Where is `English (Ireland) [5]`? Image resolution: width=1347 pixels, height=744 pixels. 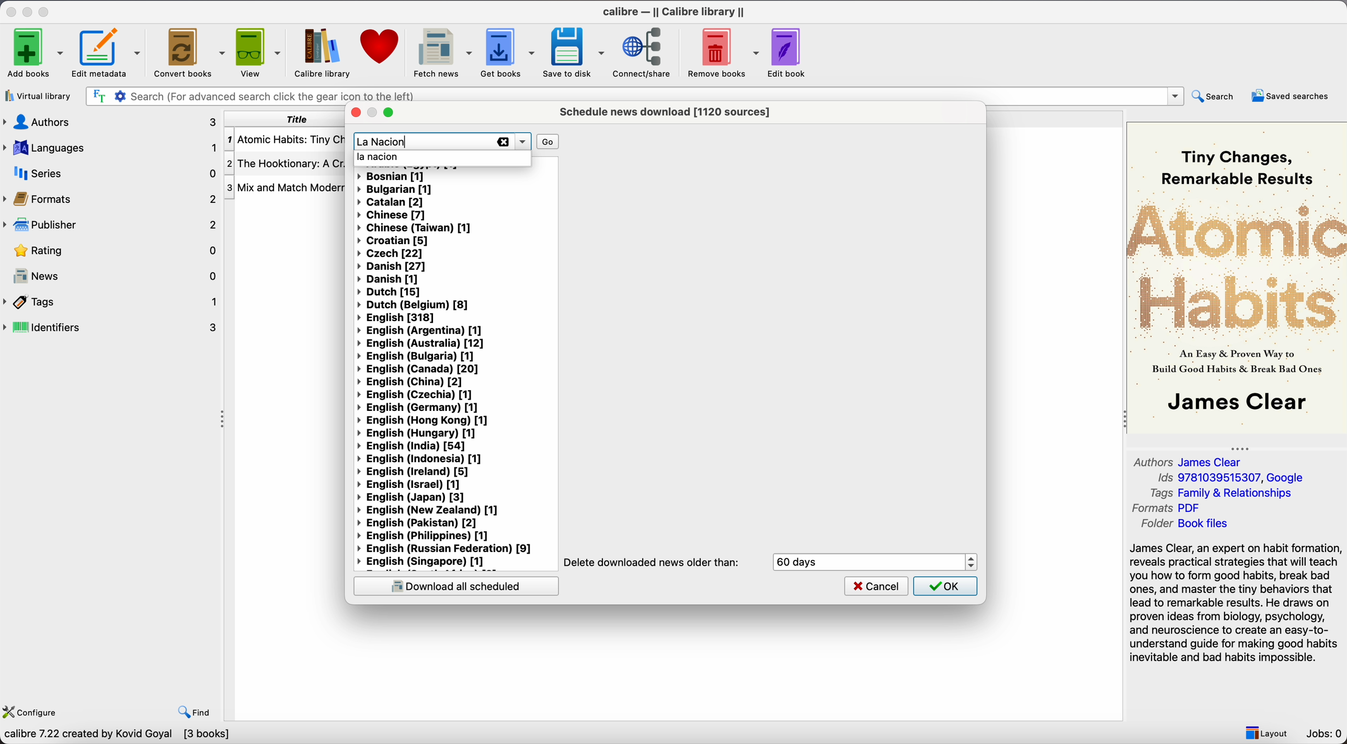
English (Ireland) [5] is located at coordinates (414, 472).